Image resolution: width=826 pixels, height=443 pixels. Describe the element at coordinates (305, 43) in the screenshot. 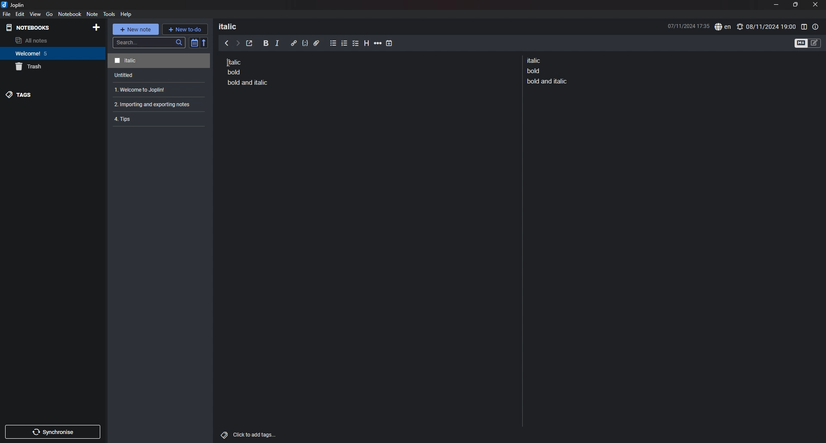

I see `code` at that location.